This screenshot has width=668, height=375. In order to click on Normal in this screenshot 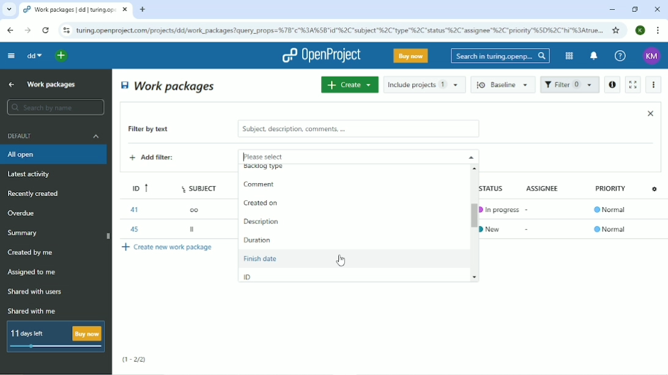, I will do `click(612, 211)`.